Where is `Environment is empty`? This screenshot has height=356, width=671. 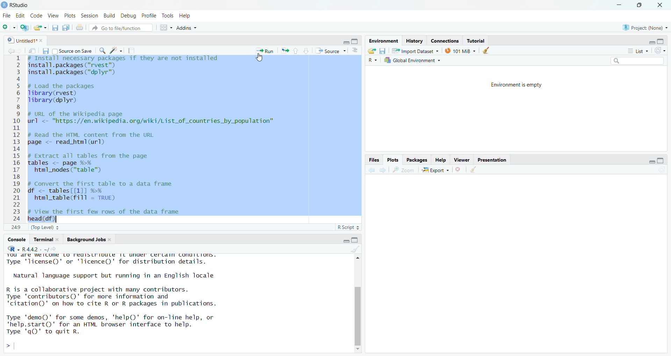
Environment is empty is located at coordinates (516, 85).